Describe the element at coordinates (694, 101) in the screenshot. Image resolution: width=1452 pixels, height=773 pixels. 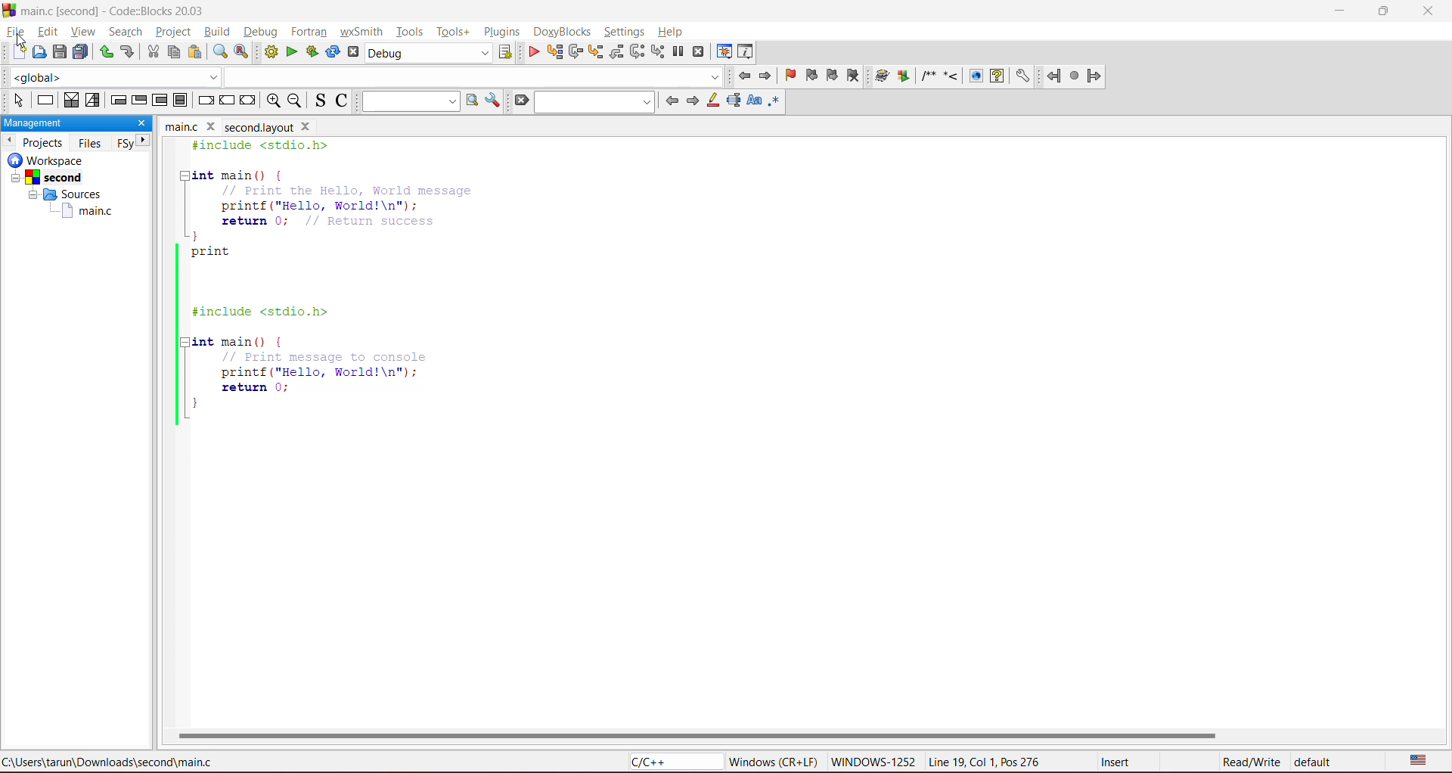
I see `next` at that location.